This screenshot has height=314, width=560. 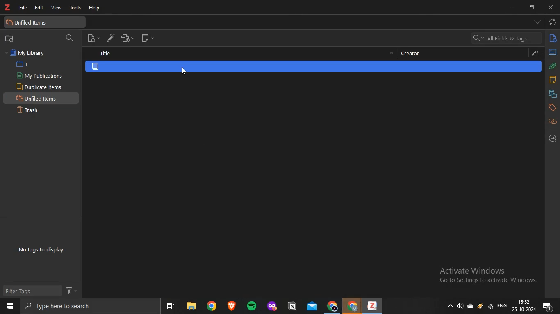 I want to click on drop down, so click(x=537, y=22).